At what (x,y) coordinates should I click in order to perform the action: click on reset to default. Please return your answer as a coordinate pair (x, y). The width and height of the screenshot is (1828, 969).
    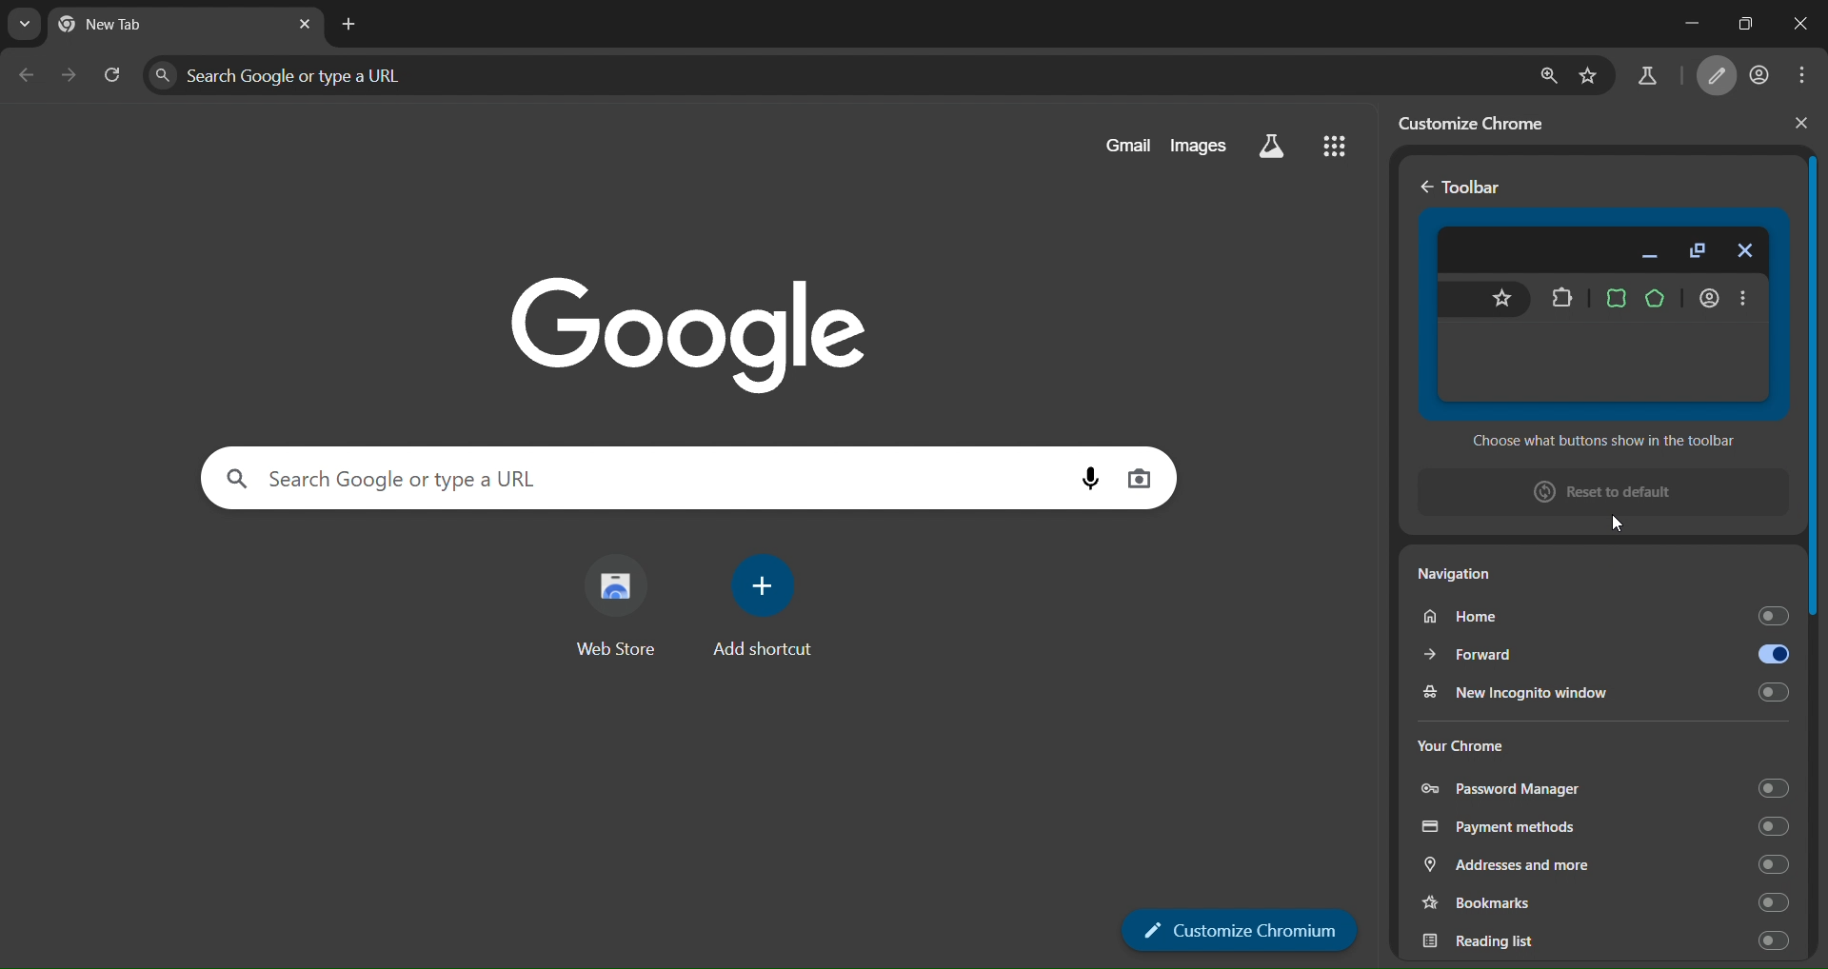
    Looking at the image, I should click on (1599, 493).